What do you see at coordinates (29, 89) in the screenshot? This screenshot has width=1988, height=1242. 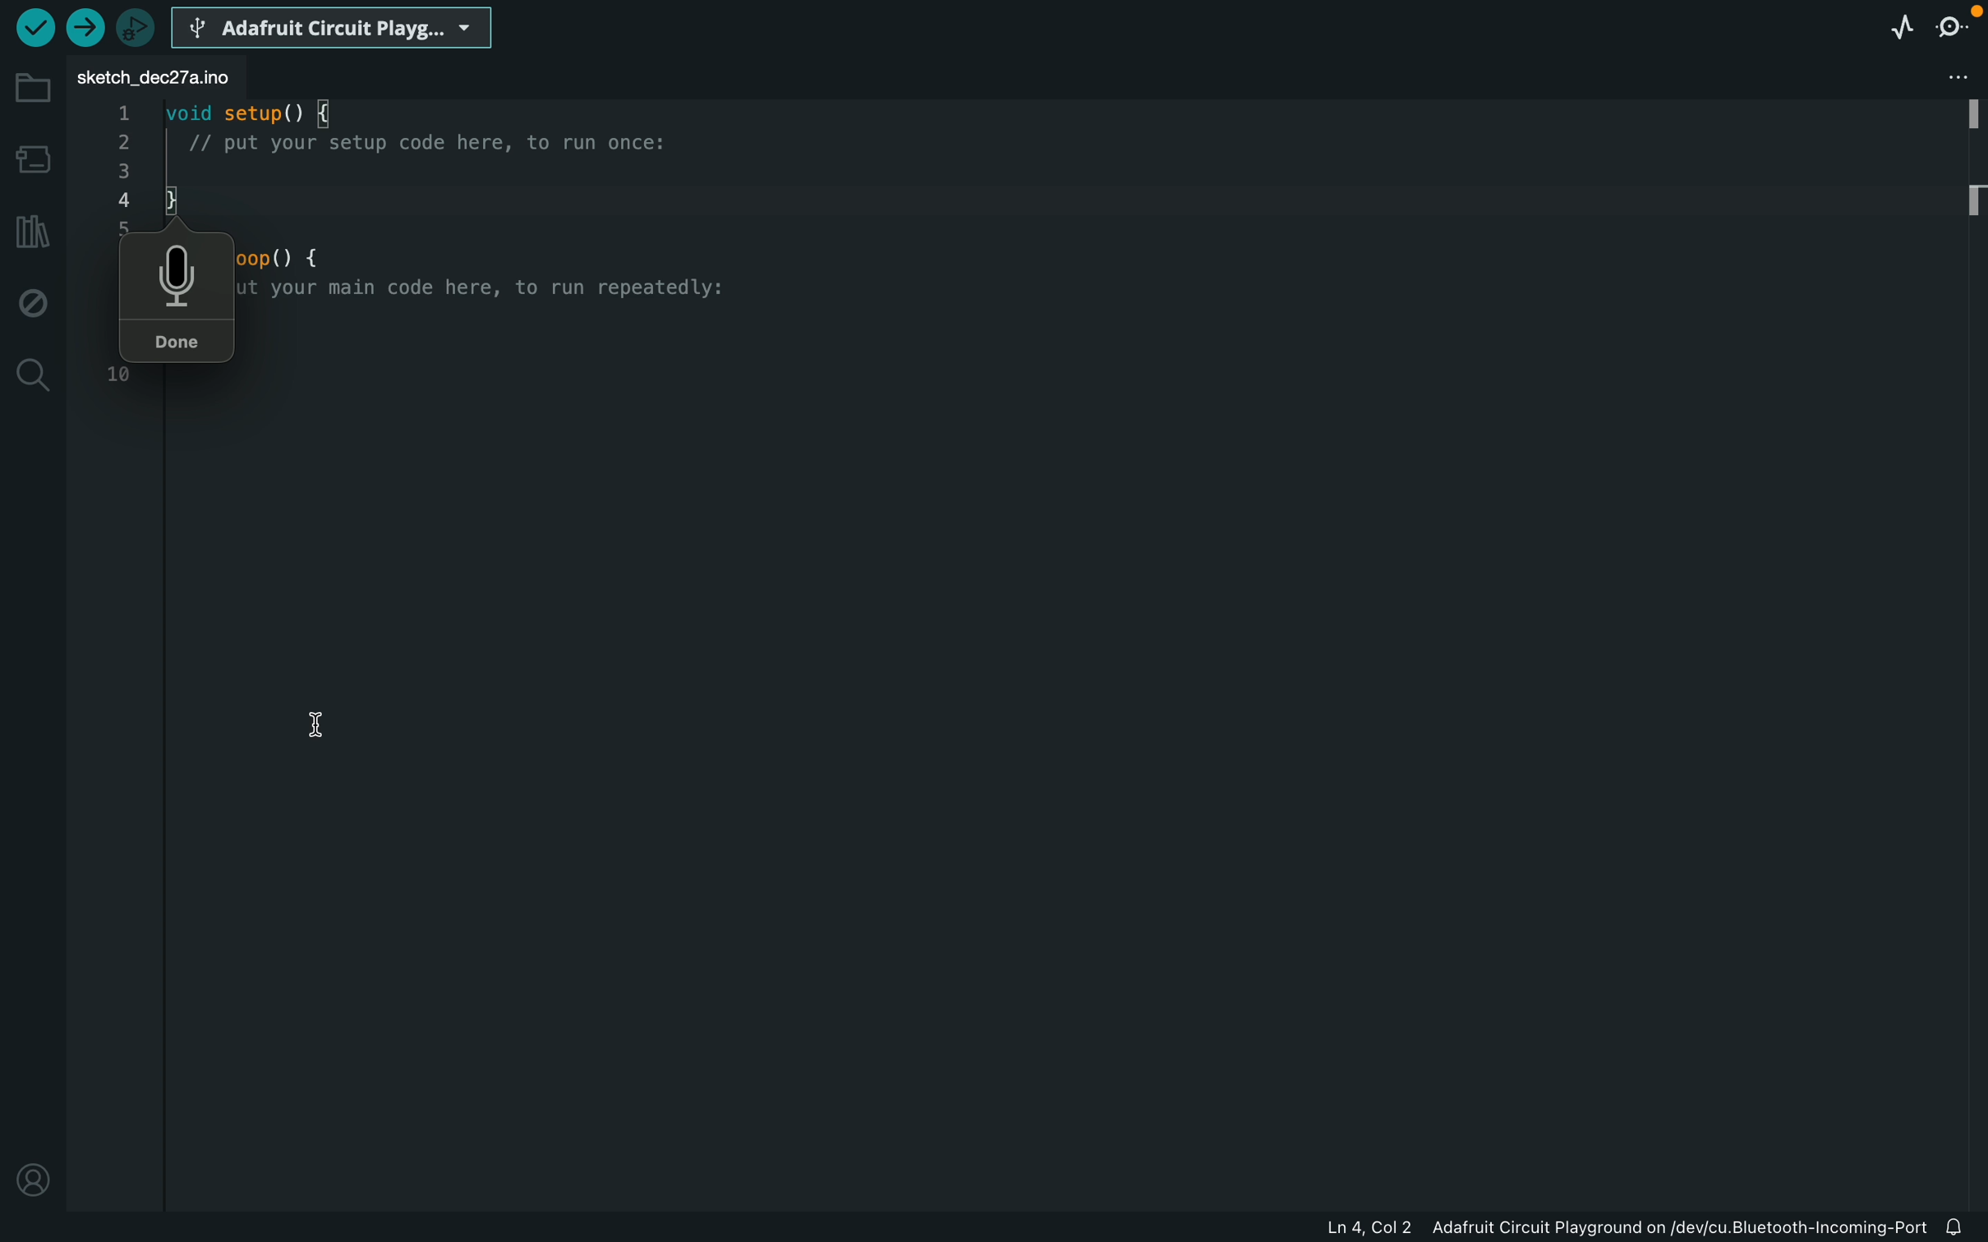 I see `folder` at bounding box center [29, 89].